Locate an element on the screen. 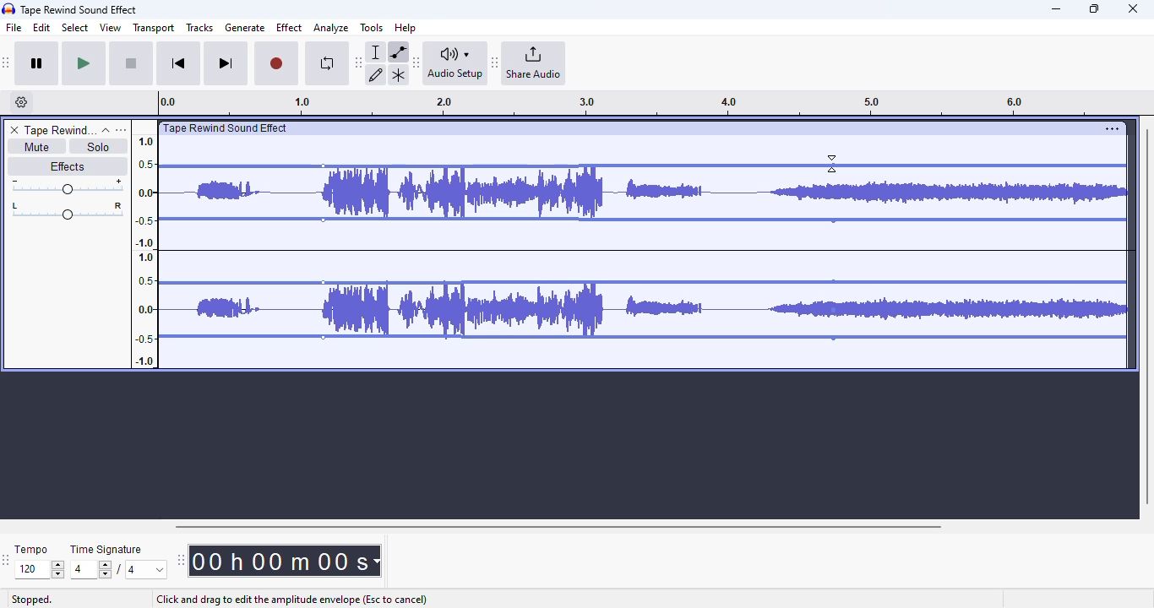 This screenshot has height=608, width=1154. Control point is located at coordinates (834, 310).